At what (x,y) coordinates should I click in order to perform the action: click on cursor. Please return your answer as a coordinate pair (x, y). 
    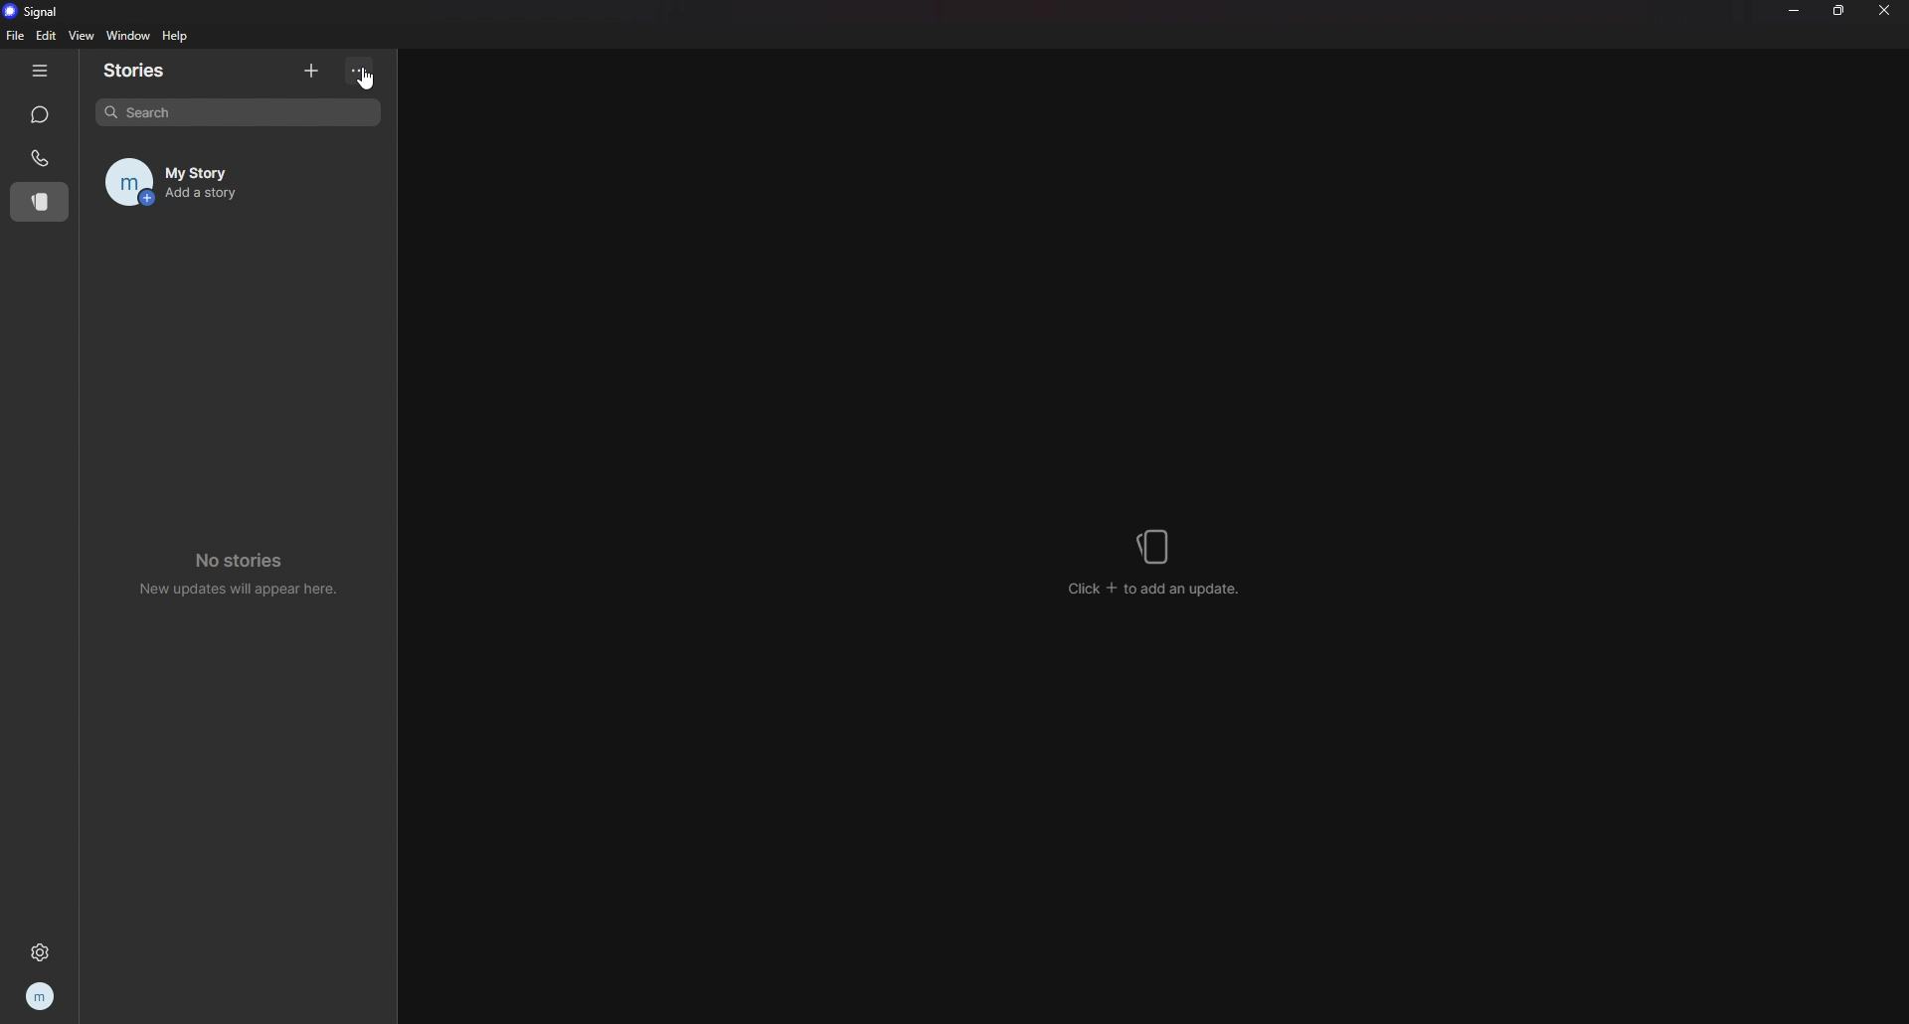
    Looking at the image, I should click on (373, 80).